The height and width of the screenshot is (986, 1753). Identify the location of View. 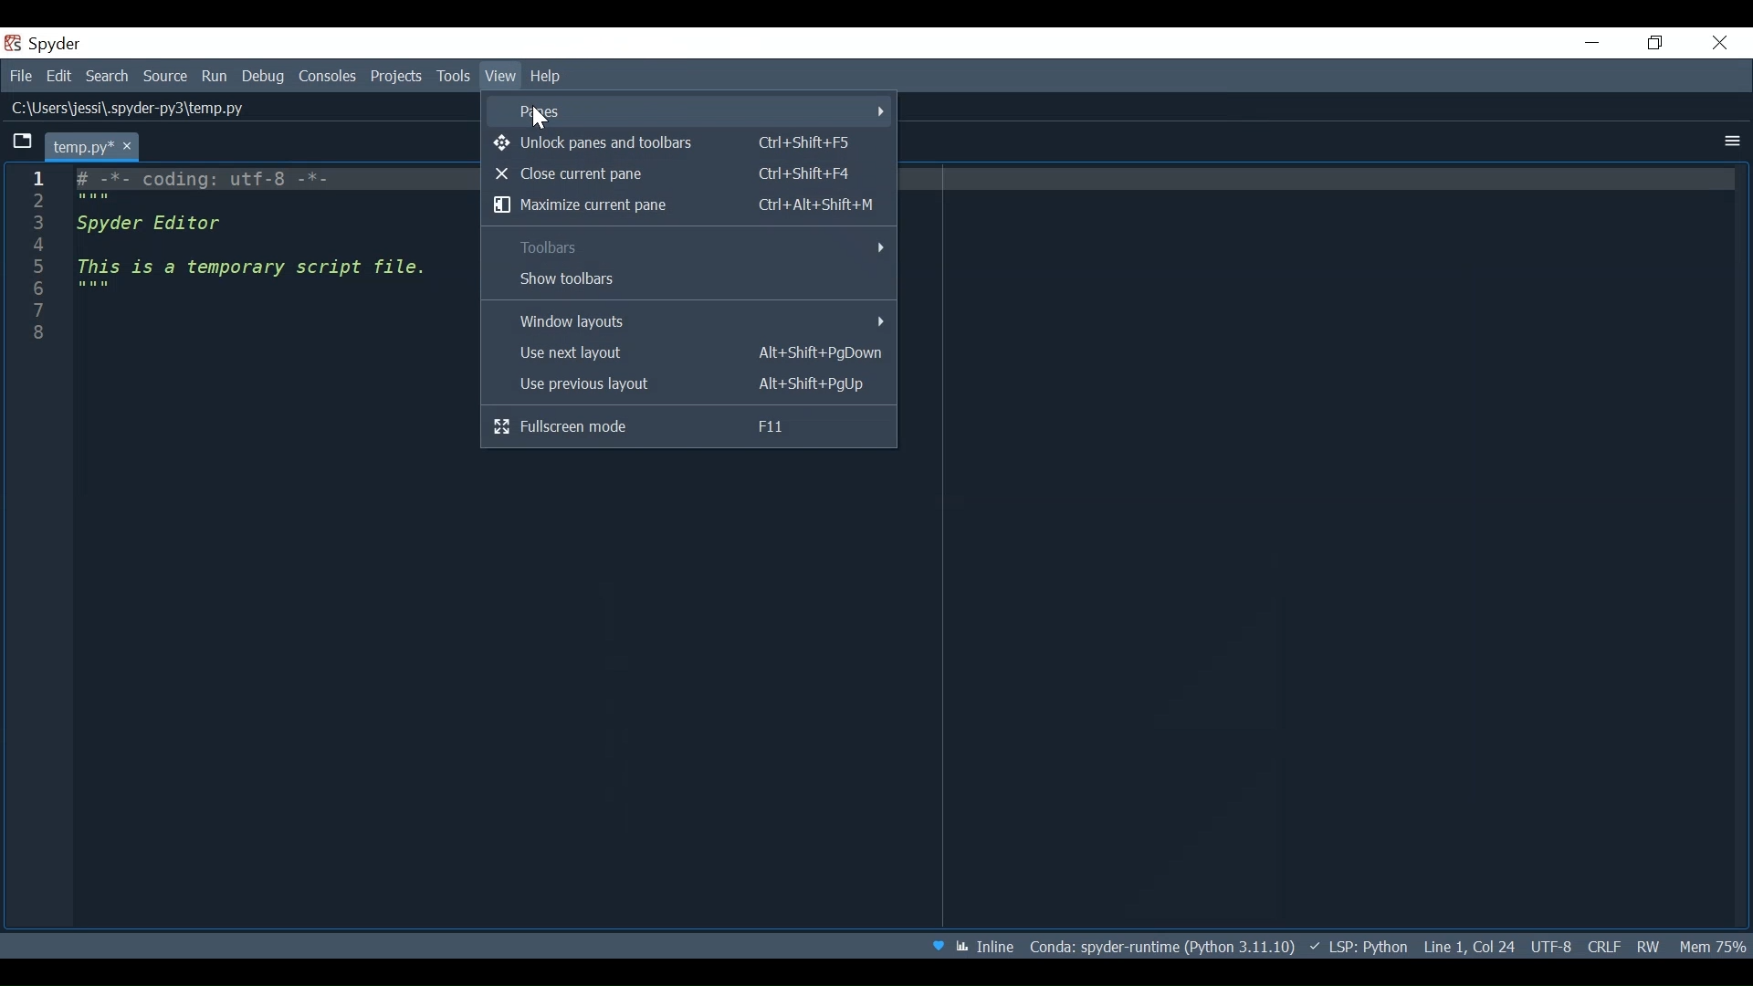
(500, 76).